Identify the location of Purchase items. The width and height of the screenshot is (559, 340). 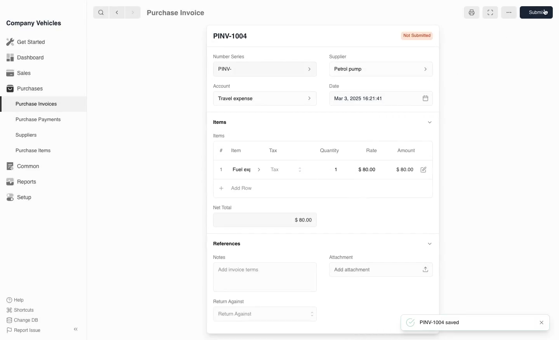
(30, 151).